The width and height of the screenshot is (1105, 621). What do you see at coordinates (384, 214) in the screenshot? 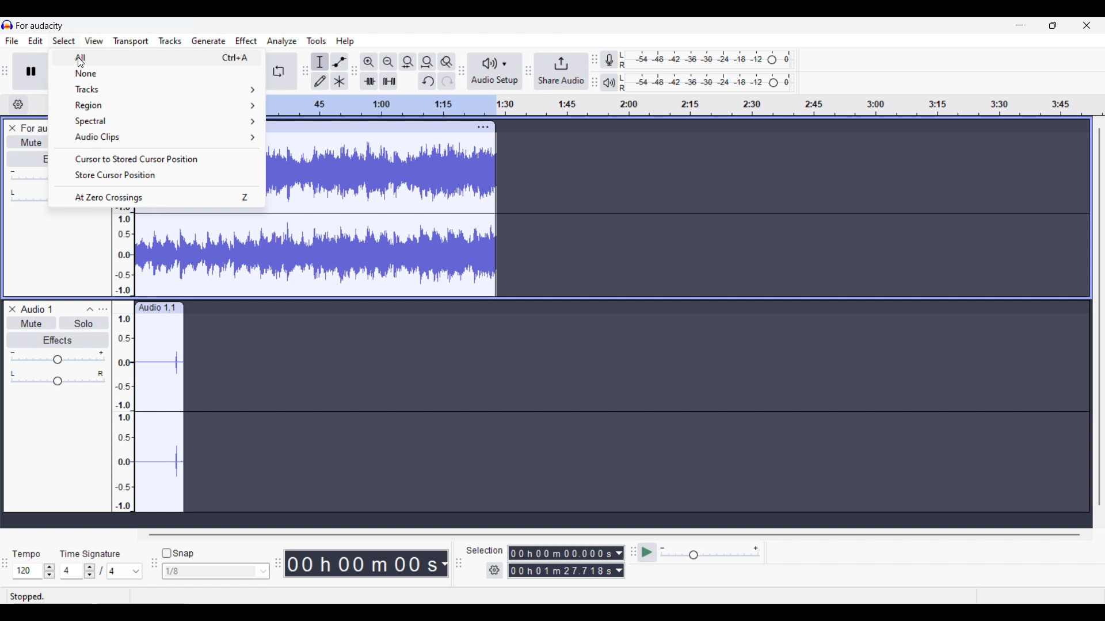
I see `track waveform` at bounding box center [384, 214].